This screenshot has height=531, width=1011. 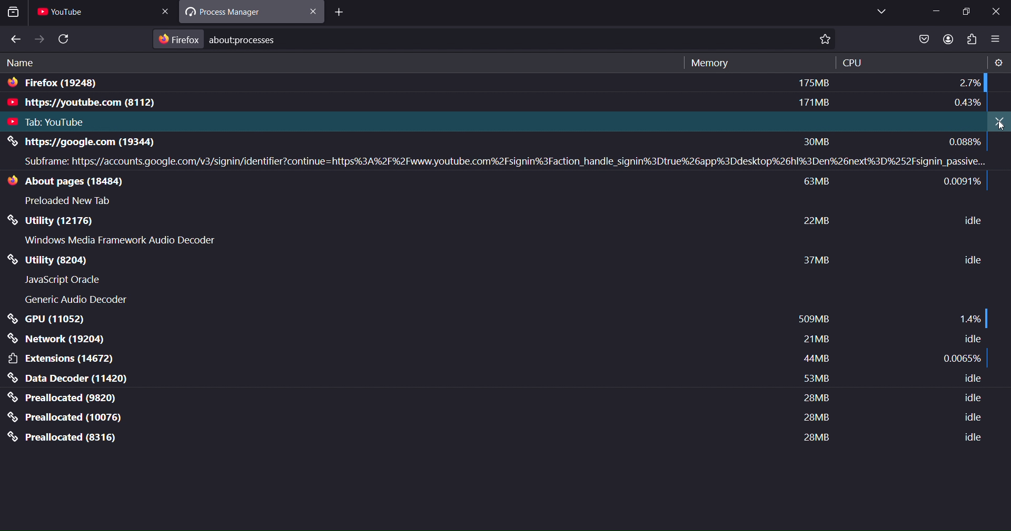 What do you see at coordinates (70, 280) in the screenshot?
I see `JavaScript Oracle` at bounding box center [70, 280].